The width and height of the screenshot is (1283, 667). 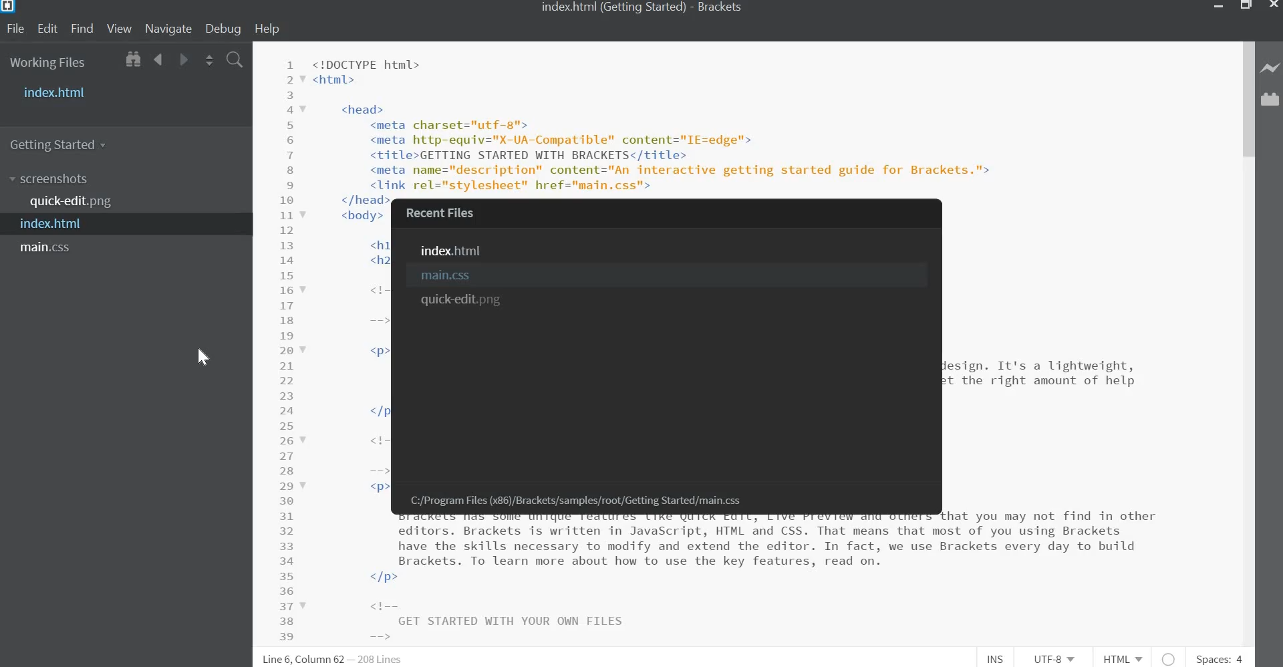 I want to click on Close, so click(x=1272, y=6).